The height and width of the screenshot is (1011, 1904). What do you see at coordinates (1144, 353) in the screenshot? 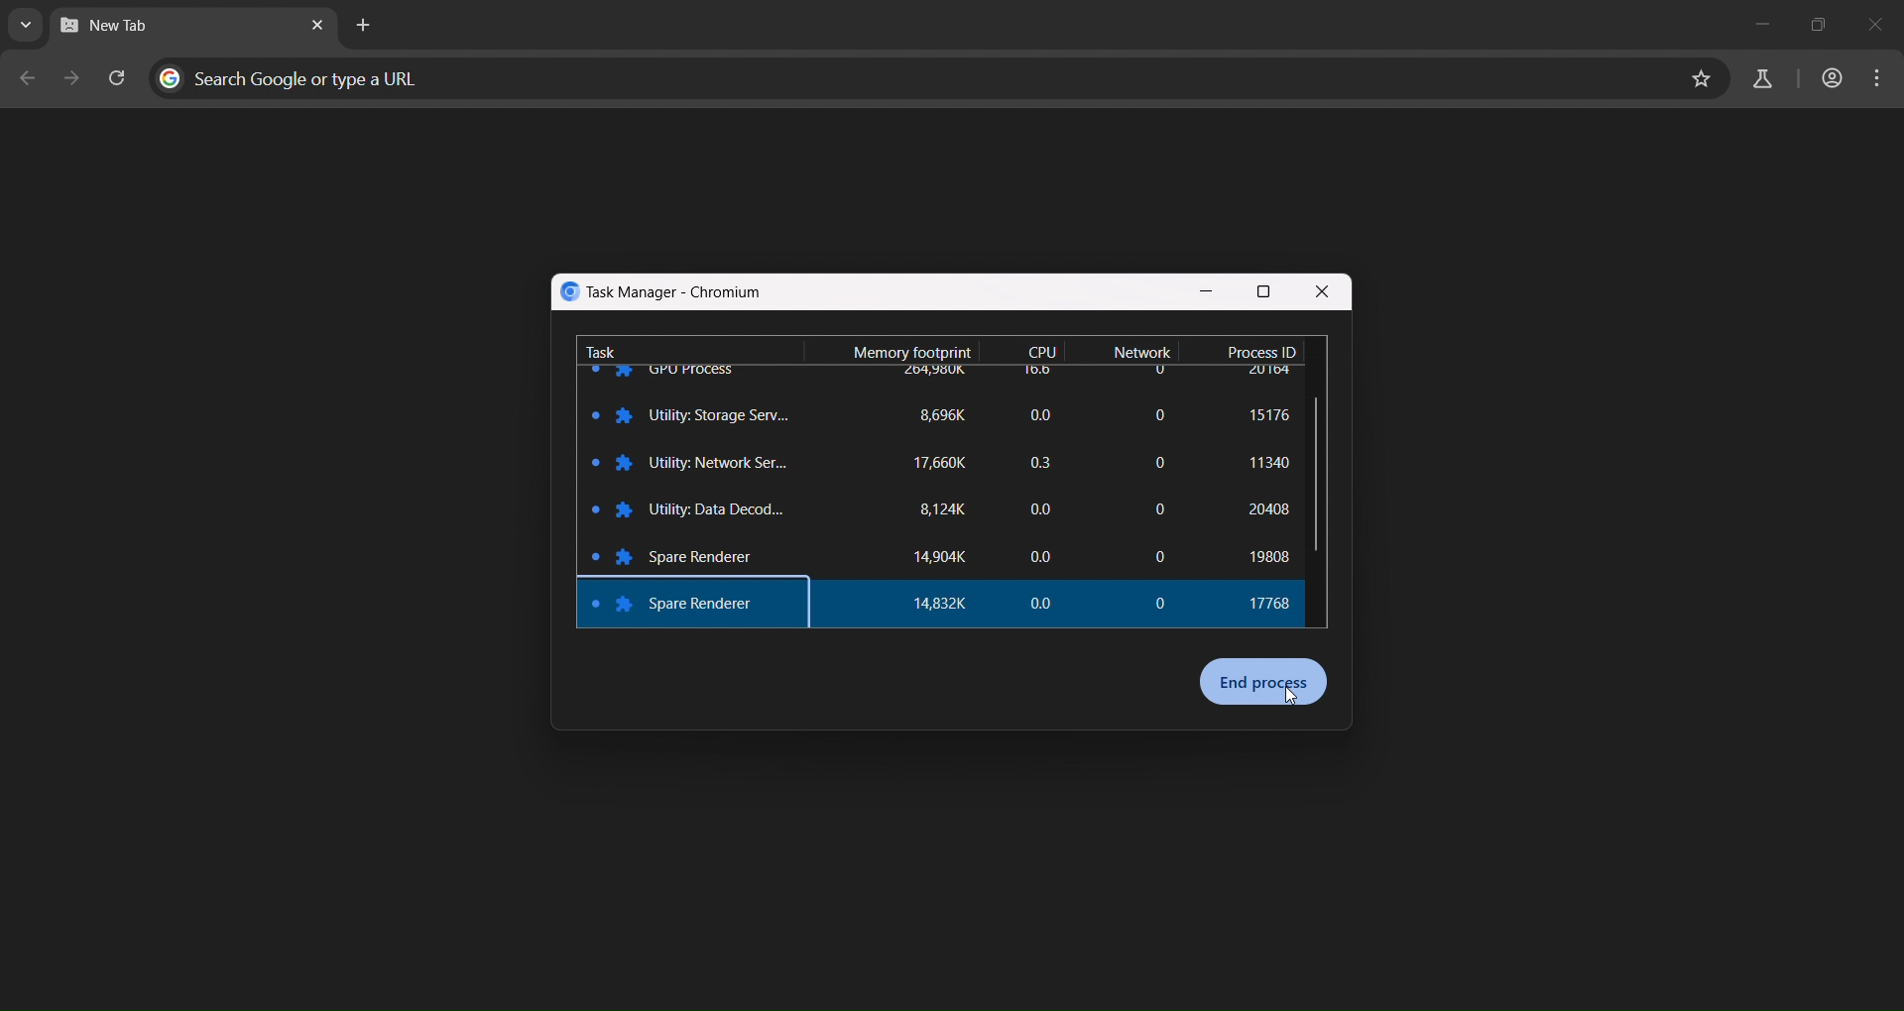
I see `Network` at bounding box center [1144, 353].